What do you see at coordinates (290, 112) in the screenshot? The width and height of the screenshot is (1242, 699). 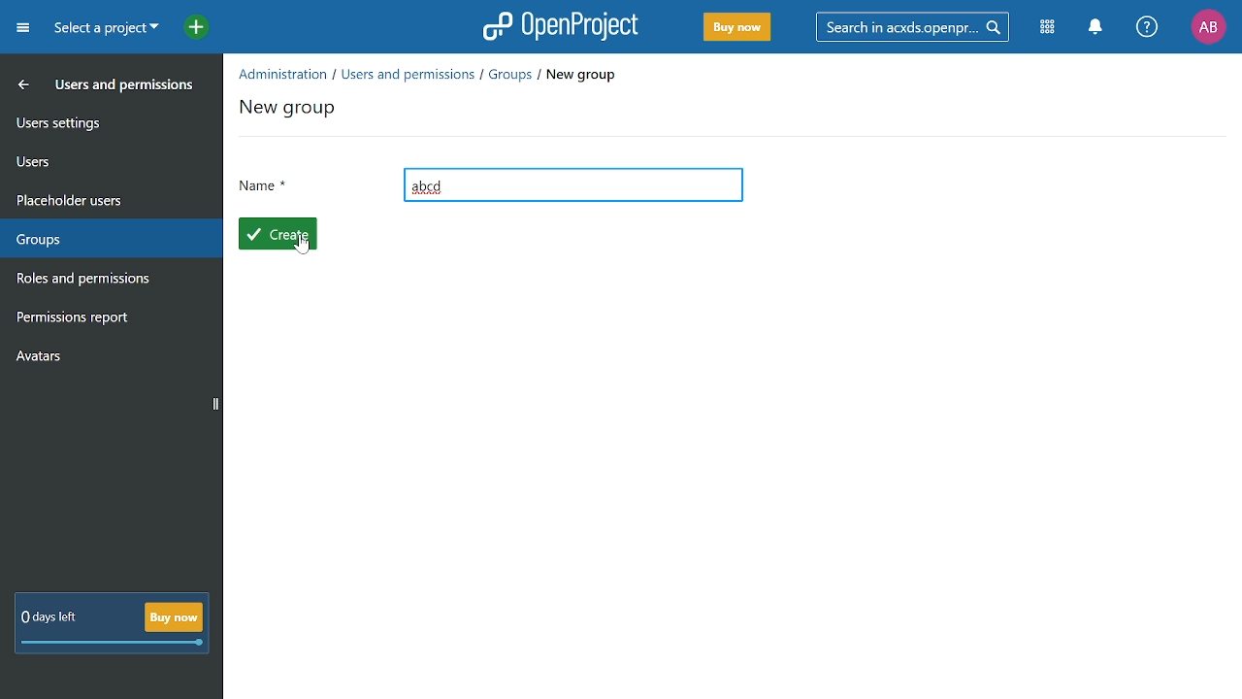 I see `New group` at bounding box center [290, 112].